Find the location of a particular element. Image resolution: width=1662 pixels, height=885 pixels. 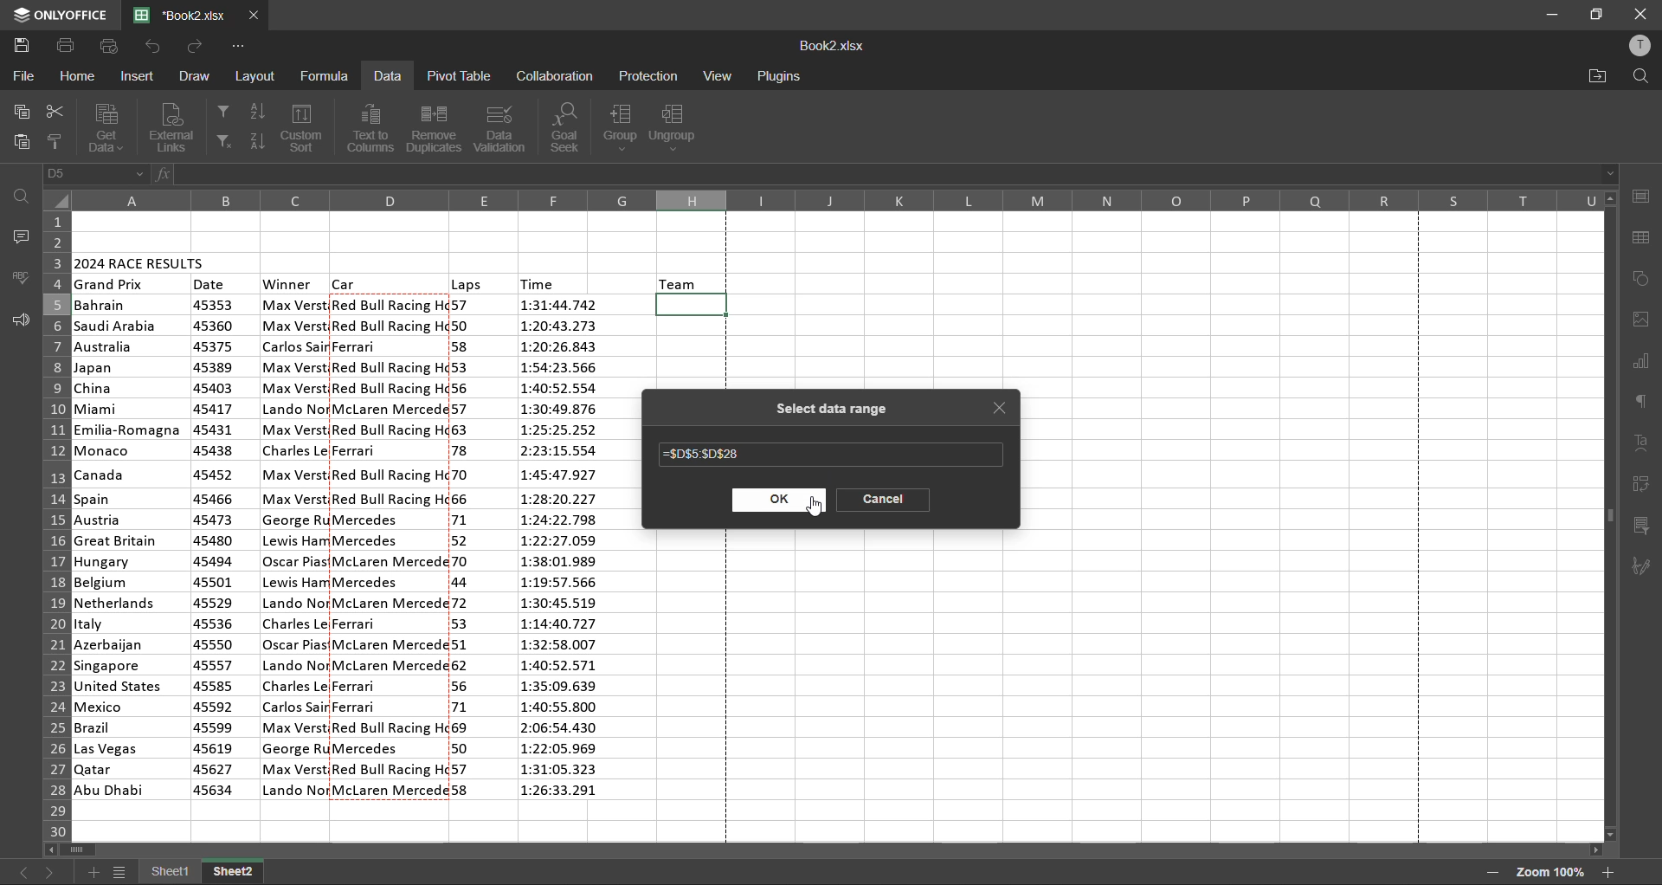

slicer is located at coordinates (1643, 527).